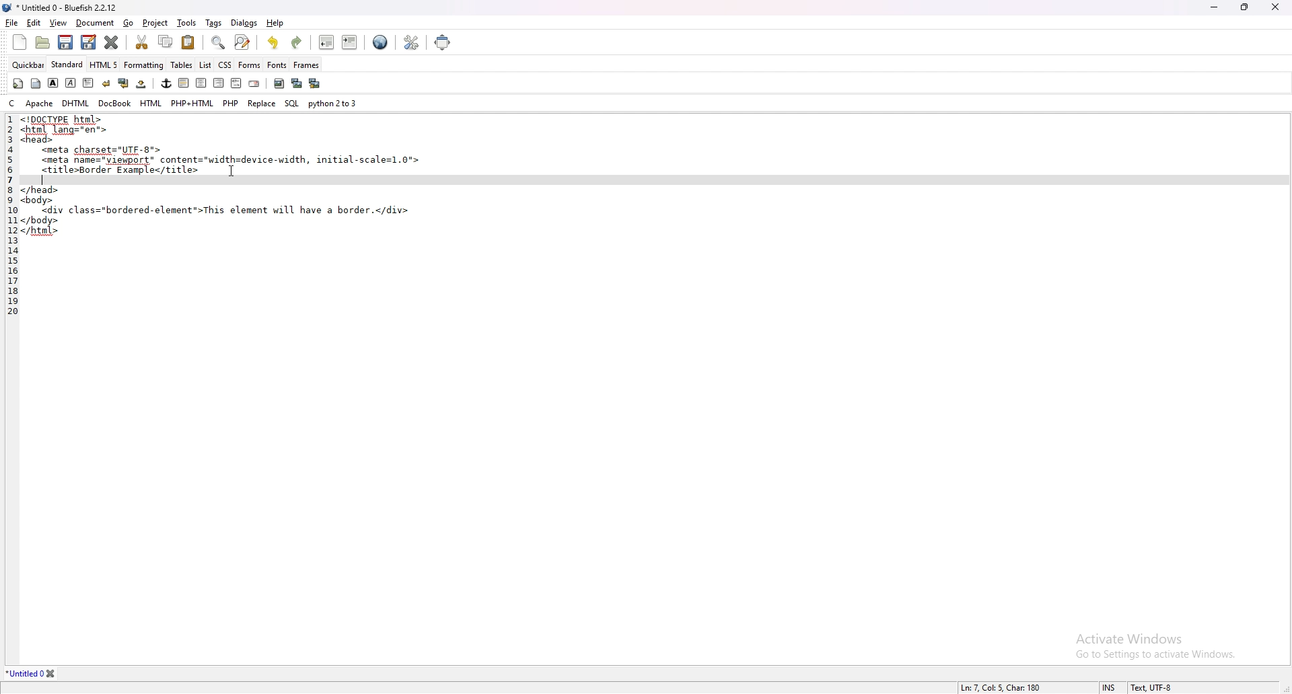 The width and height of the screenshot is (1292, 694). Describe the element at coordinates (985, 687) in the screenshot. I see `Ln: 7, Col: 5, Char: 180` at that location.